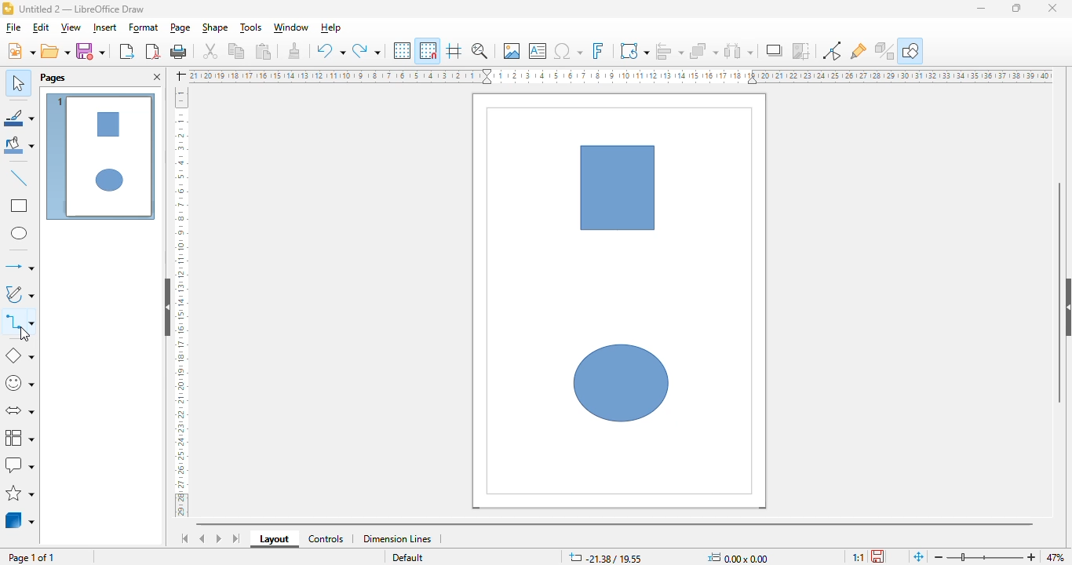  I want to click on line color, so click(19, 118).